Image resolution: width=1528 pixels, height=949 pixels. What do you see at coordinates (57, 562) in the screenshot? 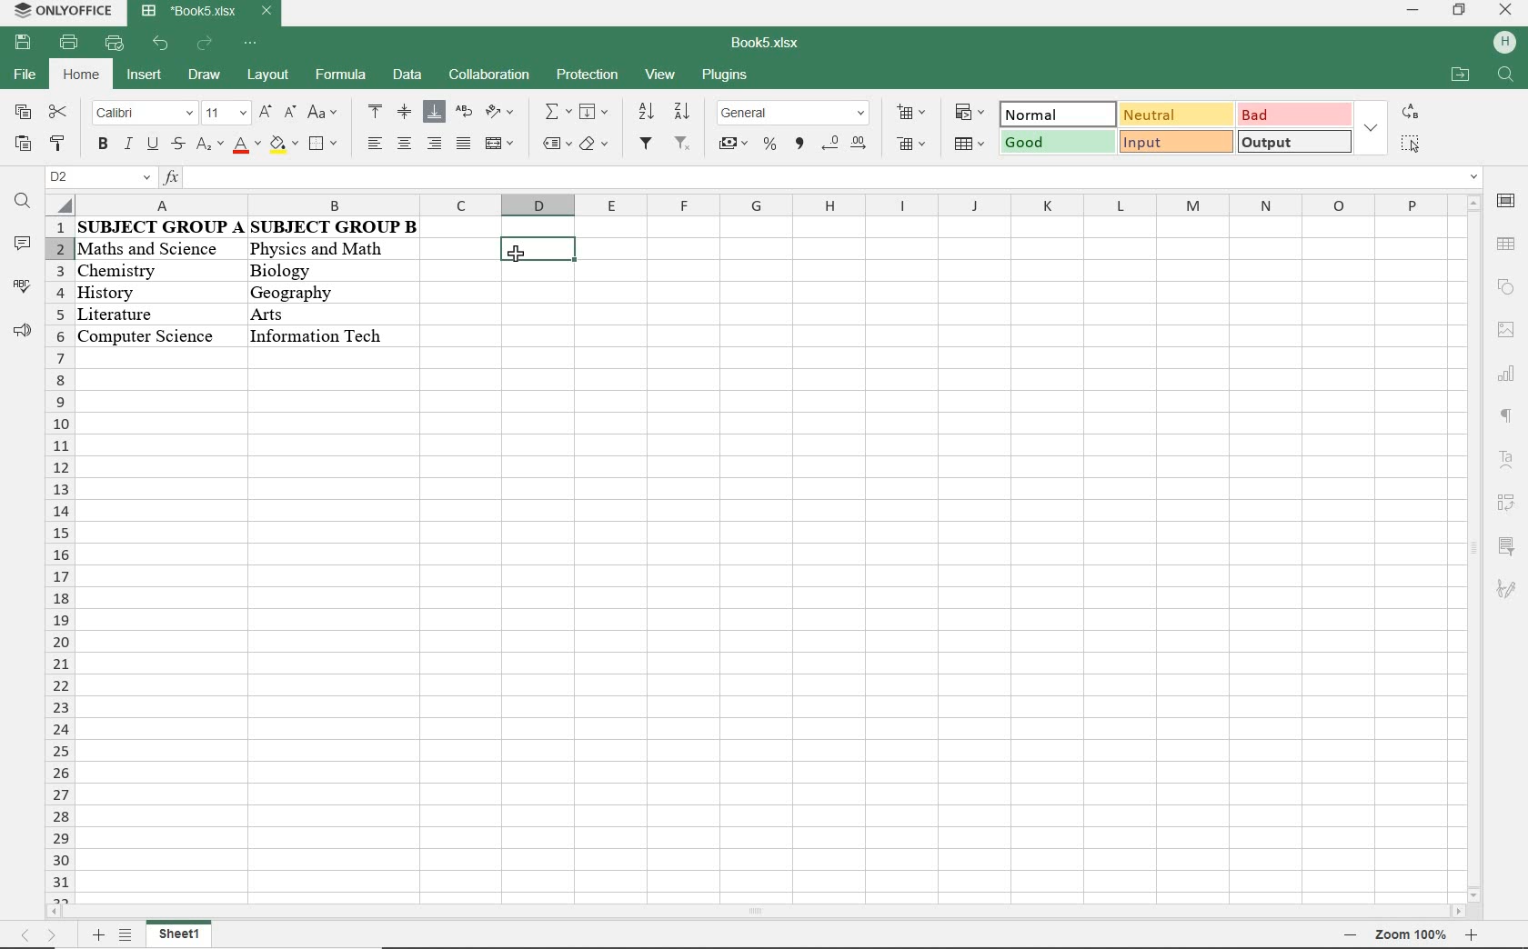
I see `rows` at bounding box center [57, 562].